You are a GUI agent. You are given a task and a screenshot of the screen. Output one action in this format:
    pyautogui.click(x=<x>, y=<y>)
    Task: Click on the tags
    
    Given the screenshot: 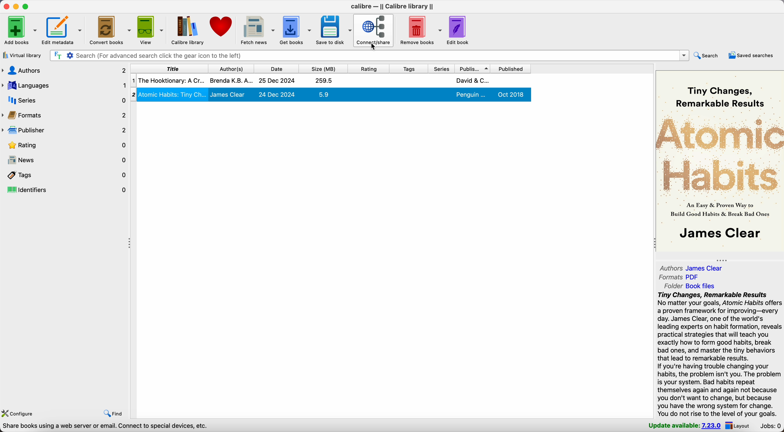 What is the action you would take?
    pyautogui.click(x=407, y=68)
    